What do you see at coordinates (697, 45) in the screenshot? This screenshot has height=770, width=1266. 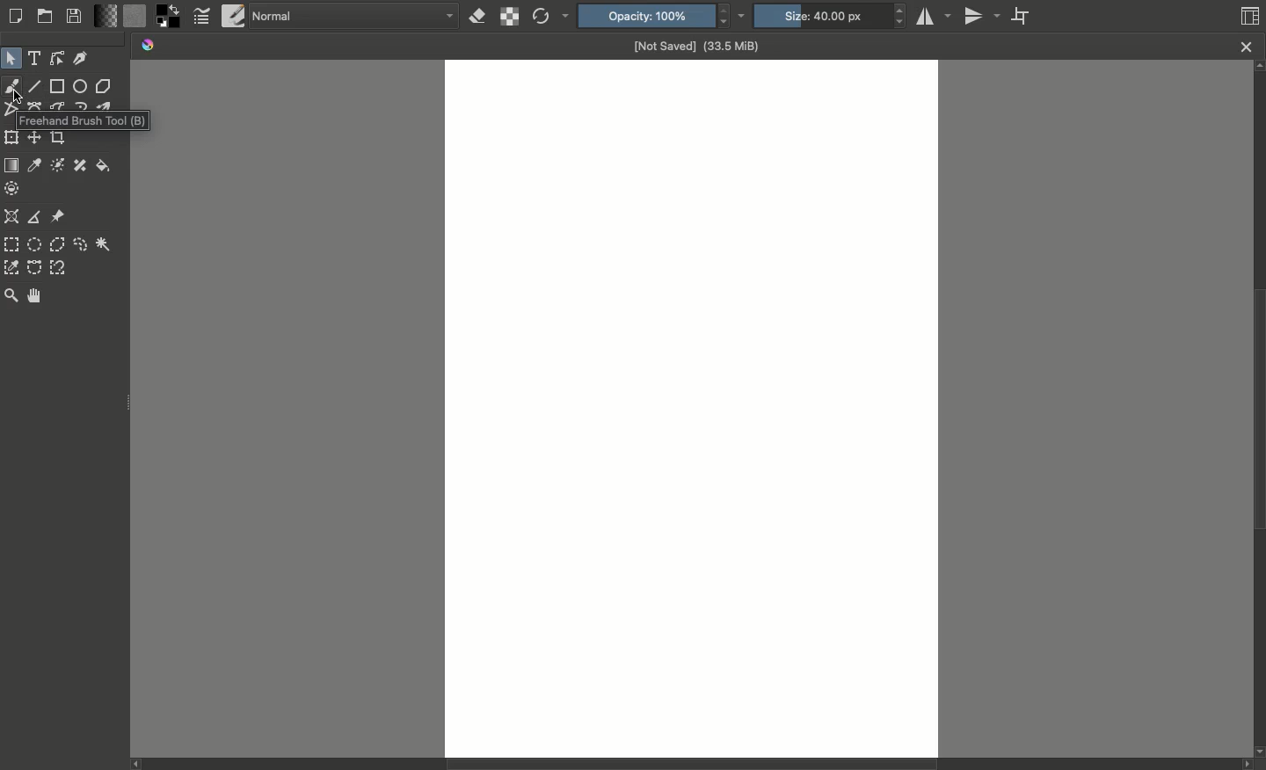 I see `Not saved (33.5 MiB)` at bounding box center [697, 45].